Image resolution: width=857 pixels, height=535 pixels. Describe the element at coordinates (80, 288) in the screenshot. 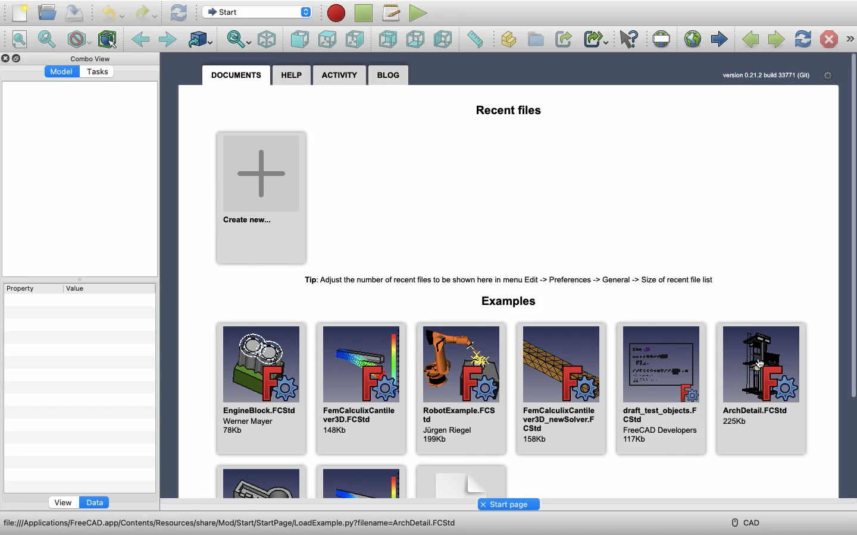

I see `Value` at that location.